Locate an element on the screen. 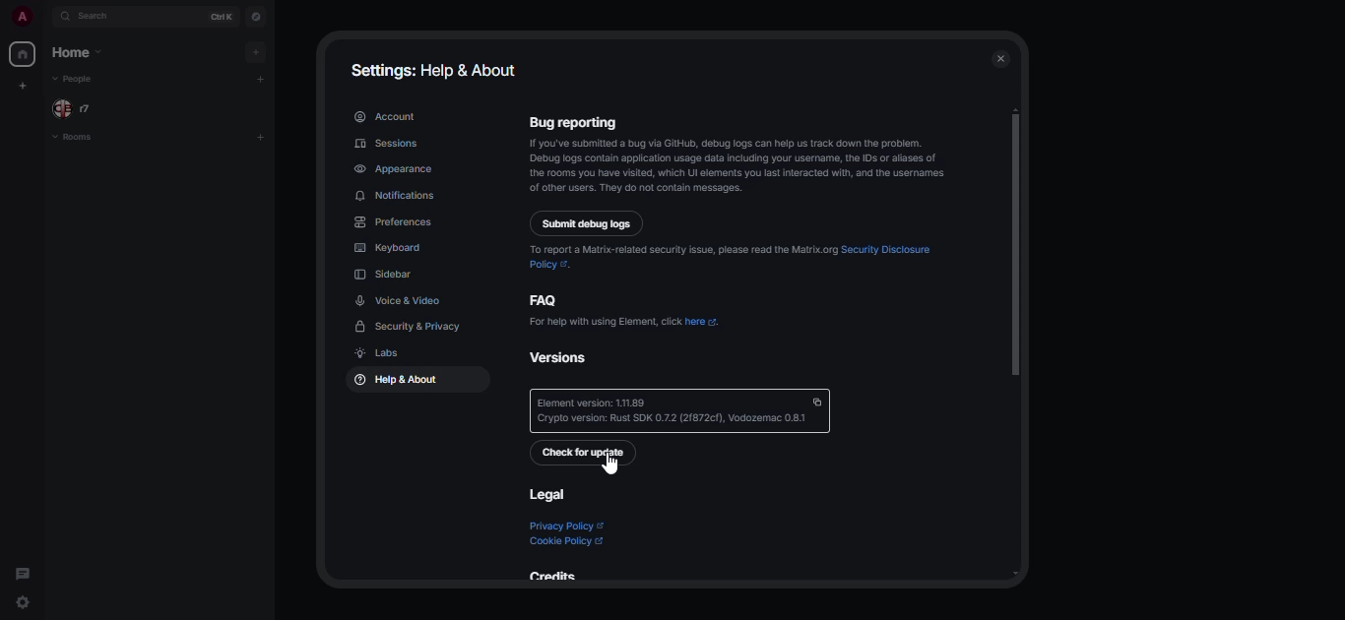 This screenshot has height=620, width=1345. home is located at coordinates (22, 53).